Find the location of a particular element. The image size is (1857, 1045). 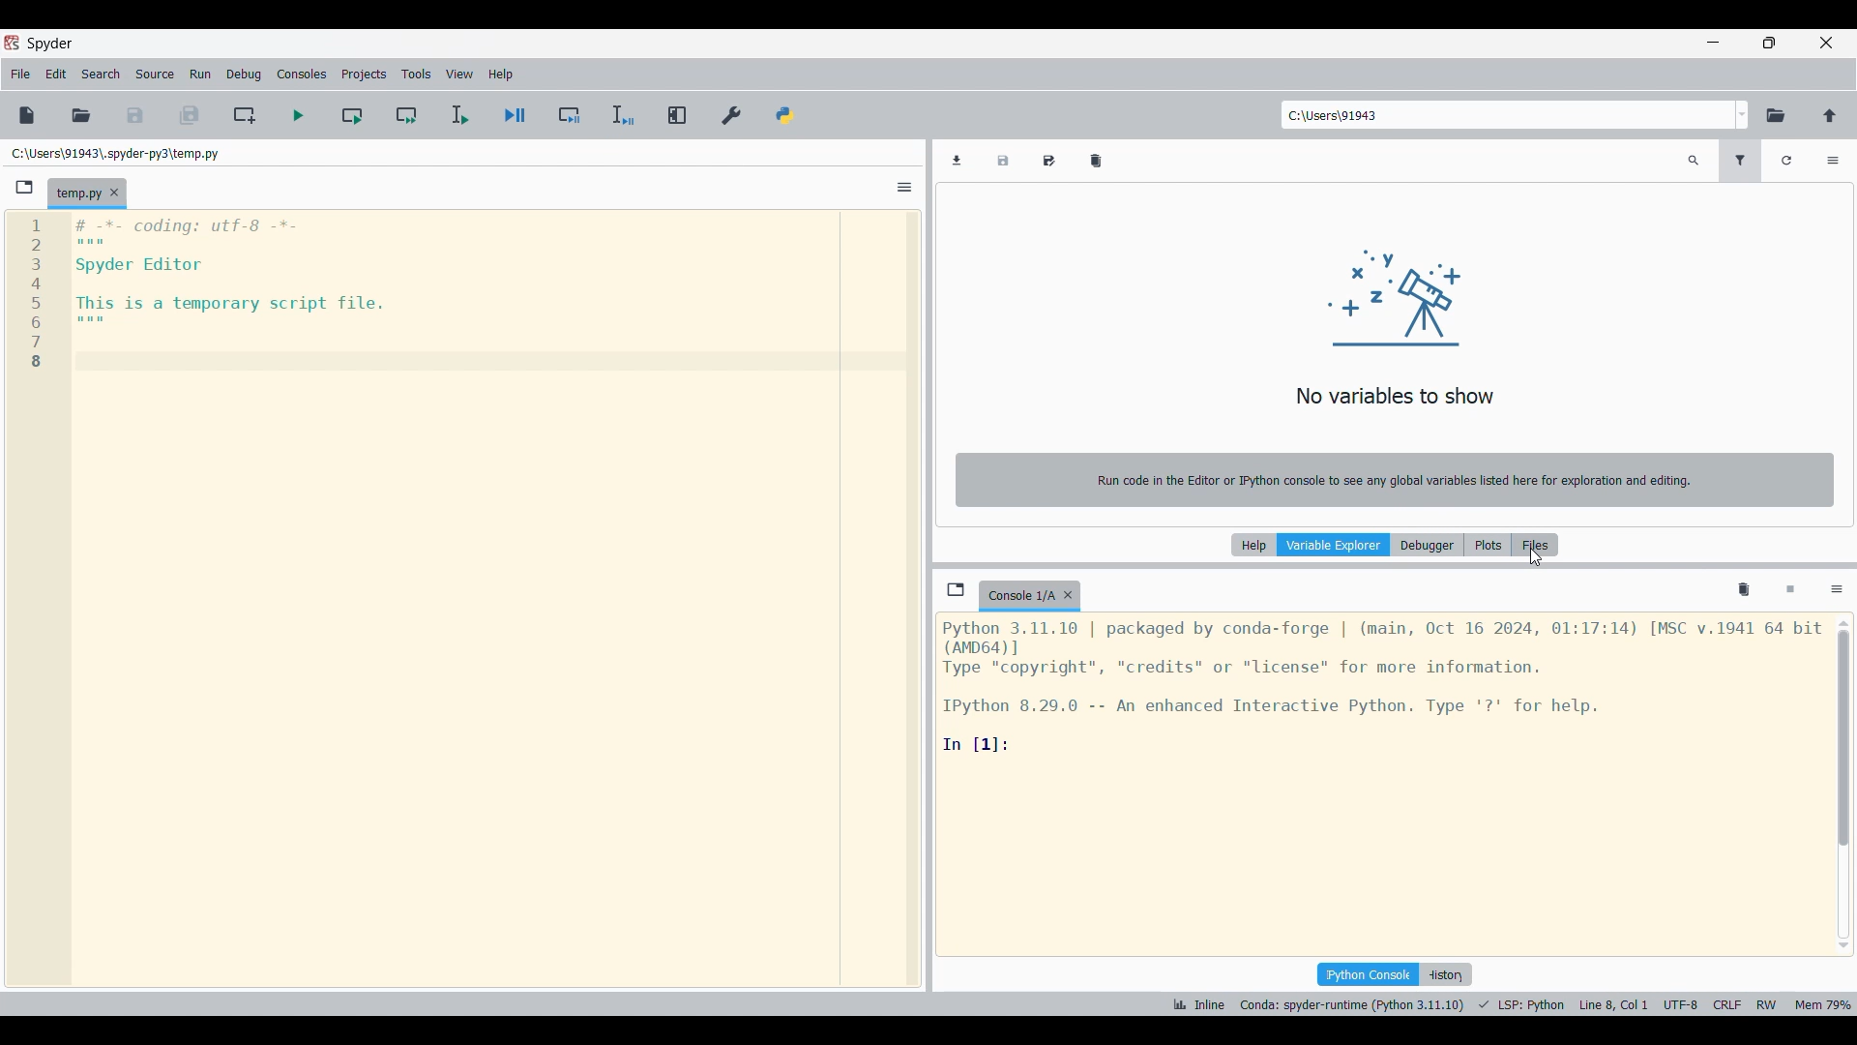

Debug file is located at coordinates (516, 115).